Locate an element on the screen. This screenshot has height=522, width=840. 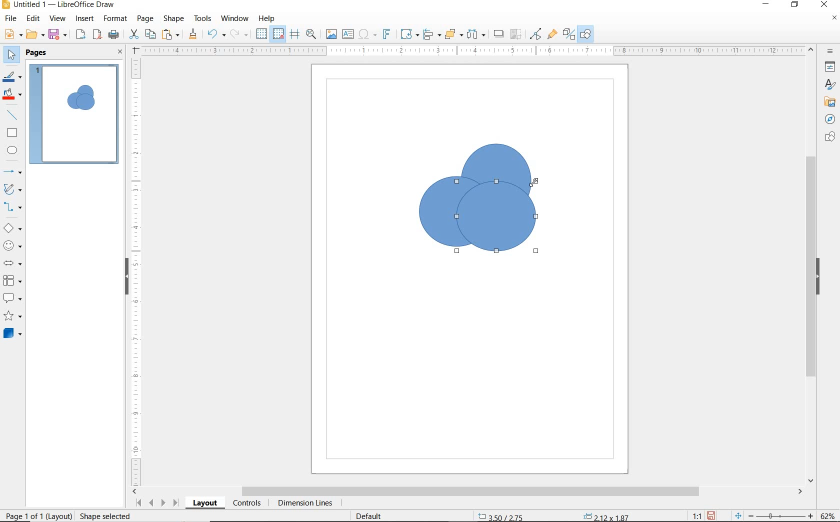
EXPORT is located at coordinates (81, 35).